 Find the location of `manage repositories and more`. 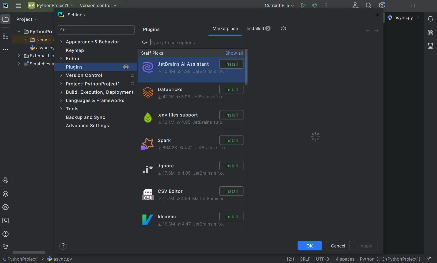

manage repositories and more is located at coordinates (284, 29).